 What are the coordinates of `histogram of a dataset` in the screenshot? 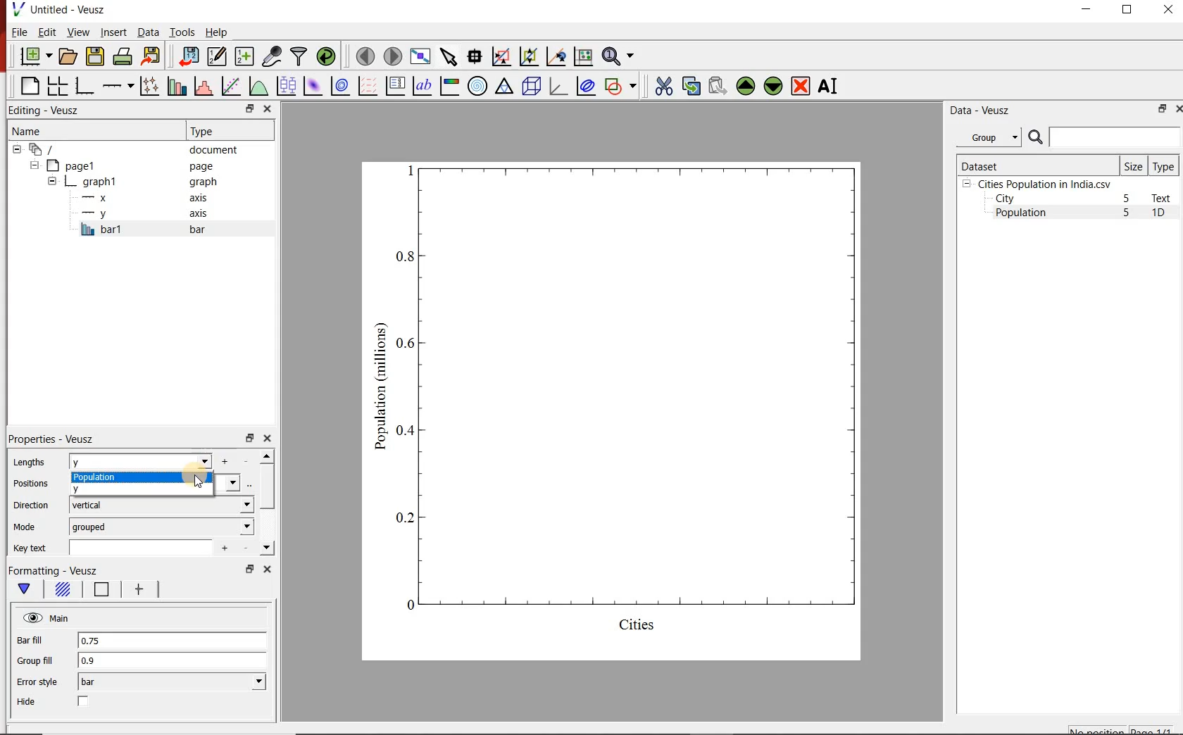 It's located at (201, 86).